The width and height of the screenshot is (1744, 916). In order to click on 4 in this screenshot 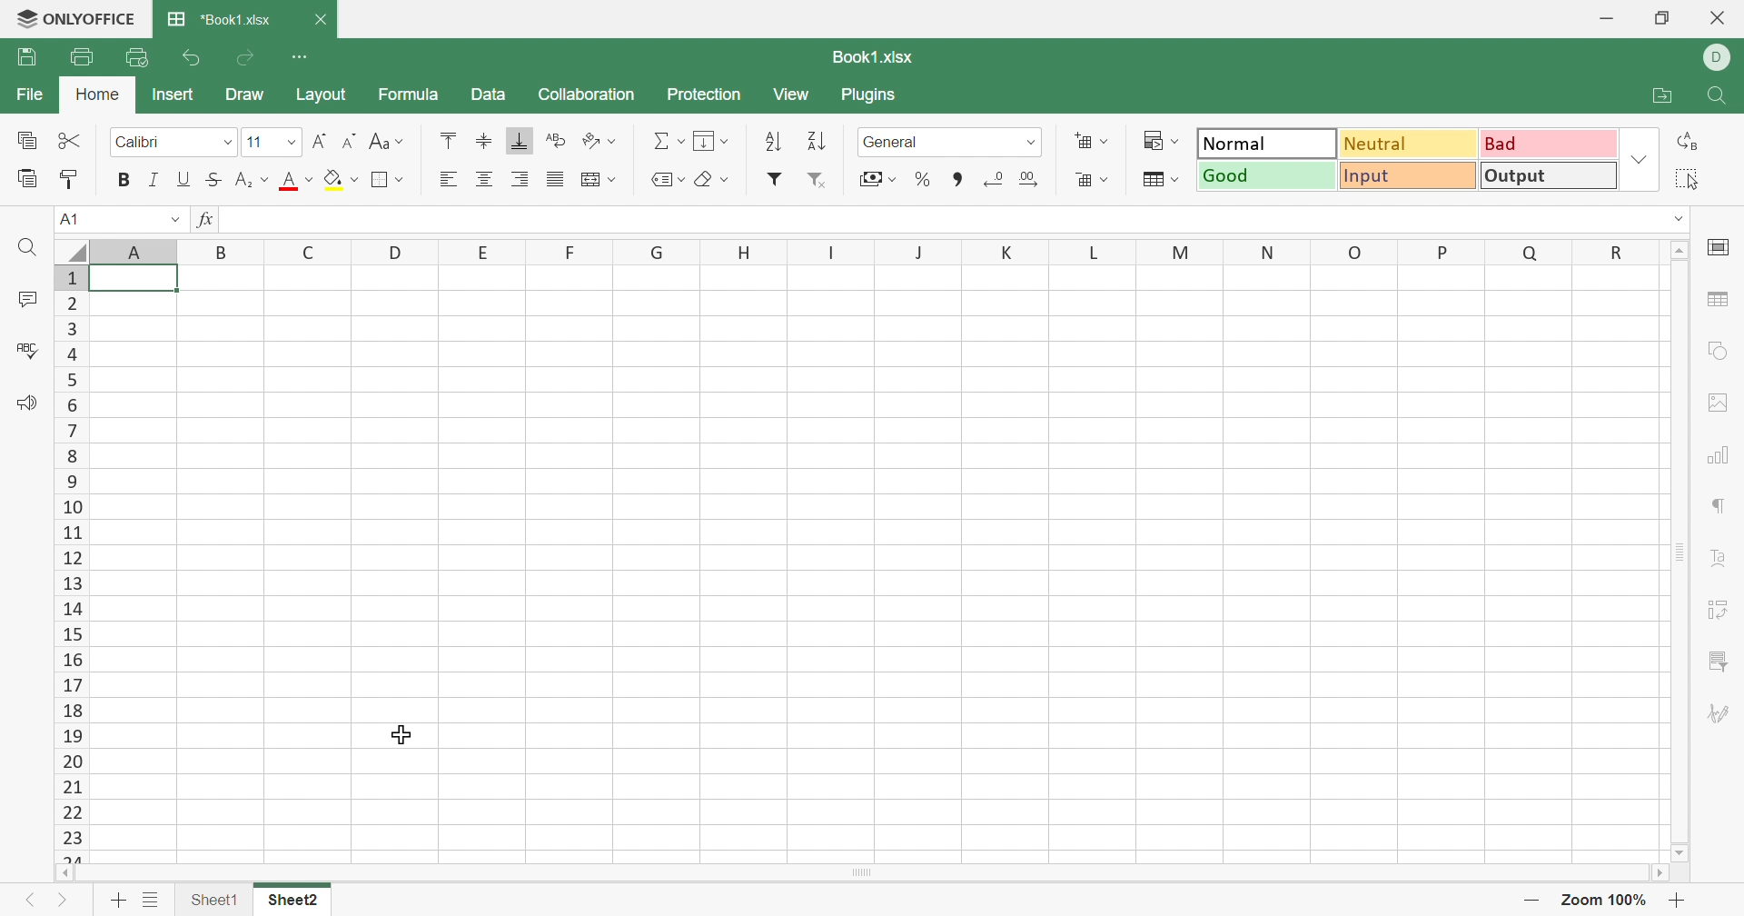, I will do `click(74, 355)`.